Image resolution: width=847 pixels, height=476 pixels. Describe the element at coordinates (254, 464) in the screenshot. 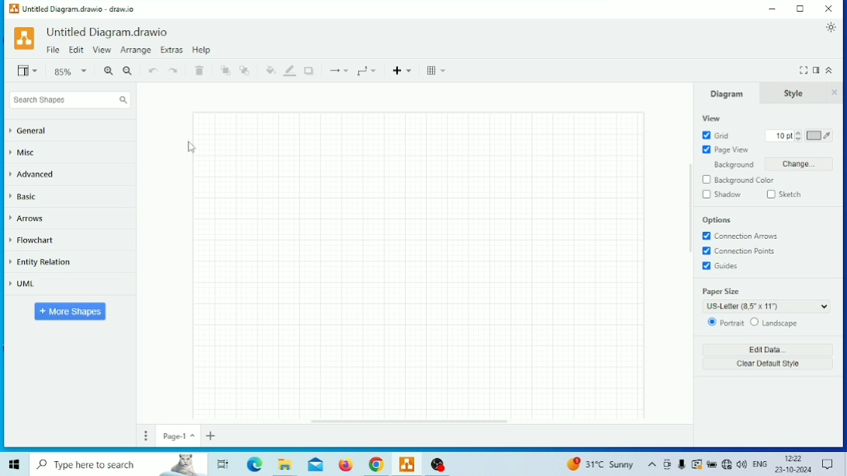

I see `Microsoft Edge` at that location.